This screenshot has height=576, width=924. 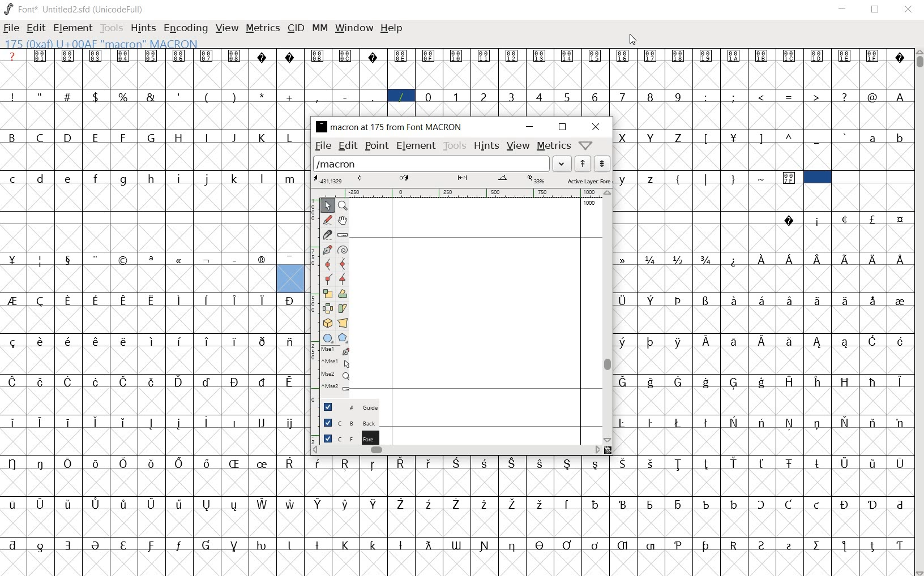 I want to click on point, so click(x=375, y=147).